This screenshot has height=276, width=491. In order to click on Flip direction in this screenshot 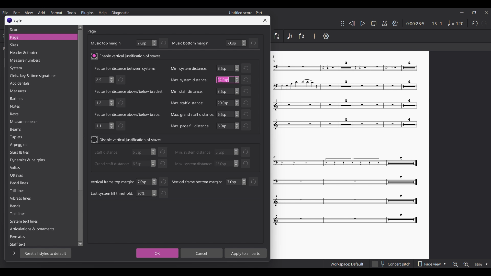, I will do `click(277, 36)`.